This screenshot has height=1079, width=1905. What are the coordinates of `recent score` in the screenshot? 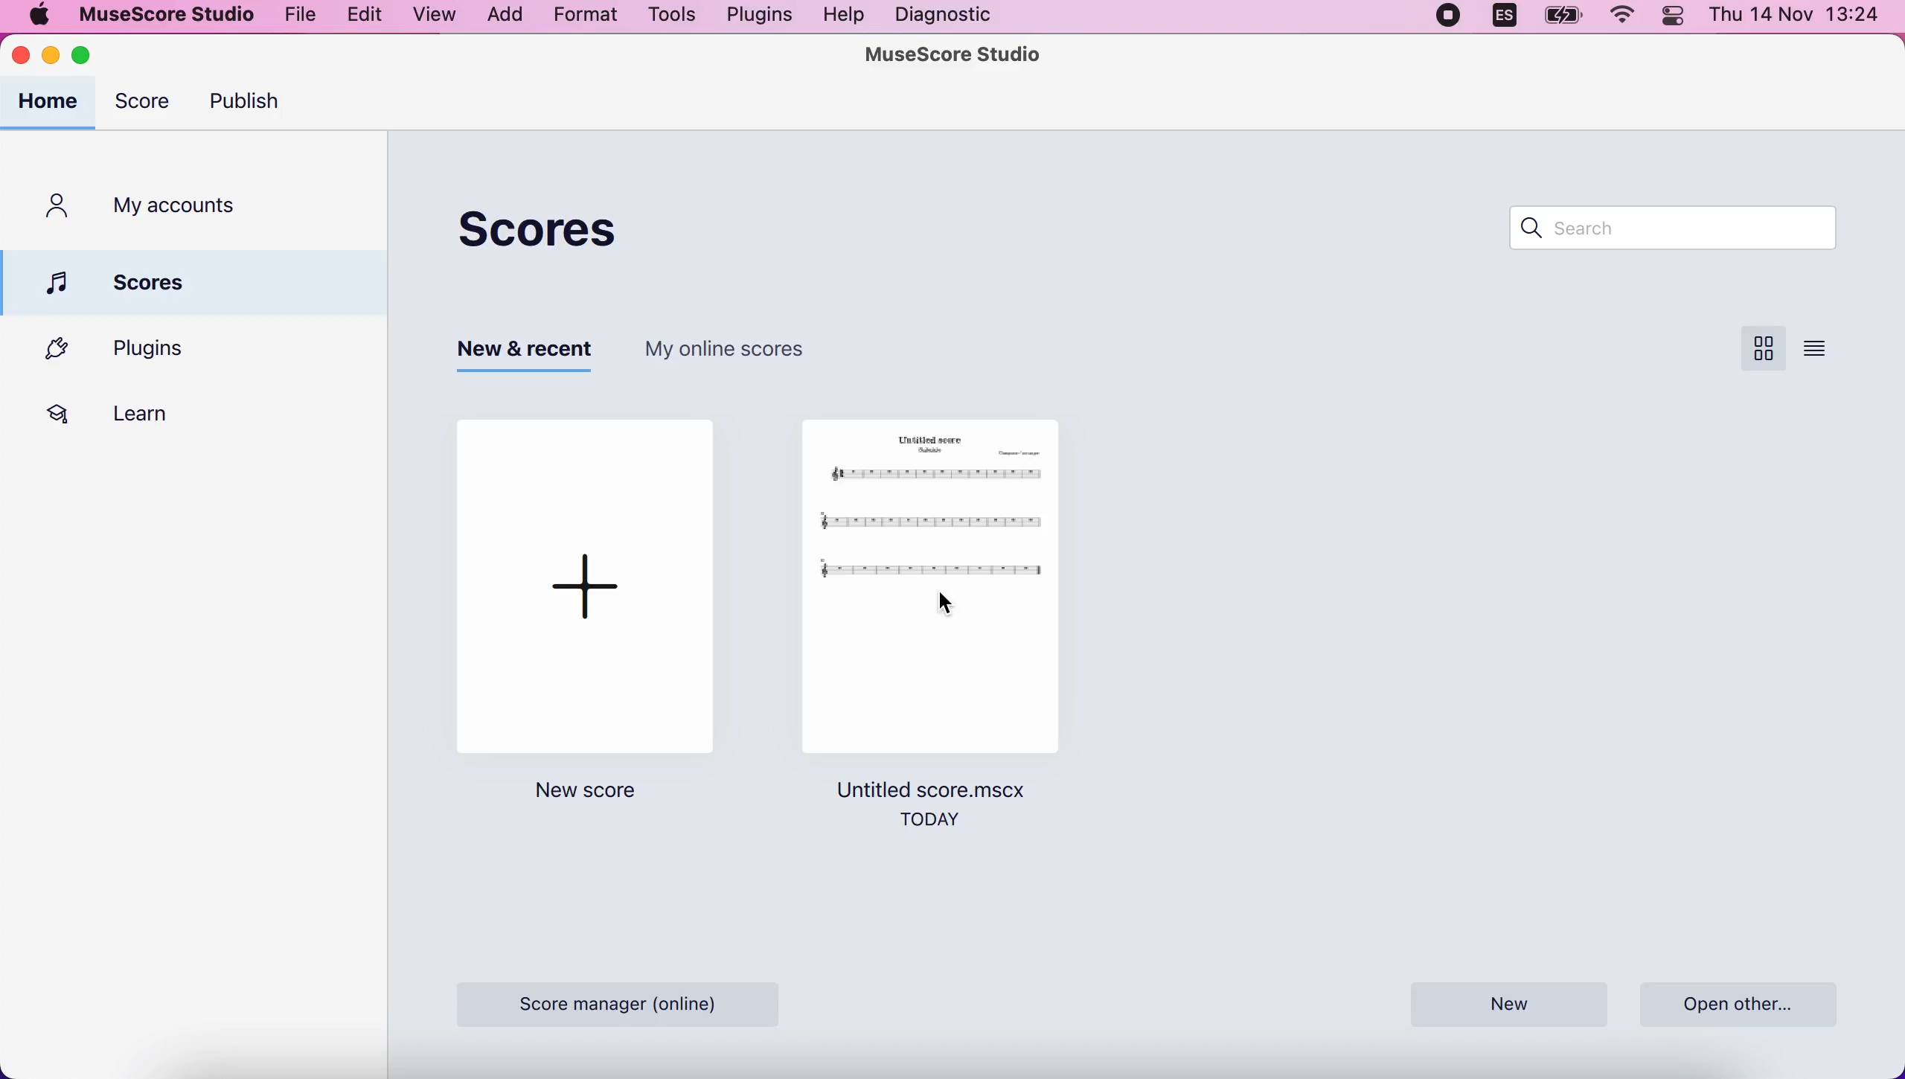 It's located at (932, 595).